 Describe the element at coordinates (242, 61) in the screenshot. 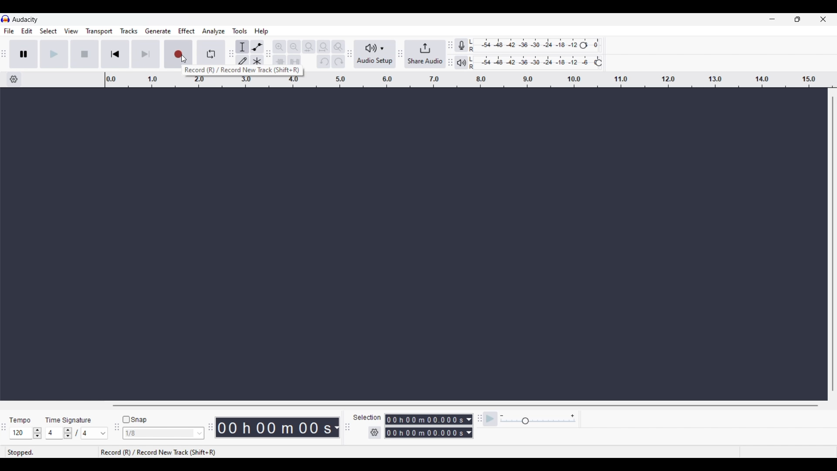

I see `Draw tool` at that location.